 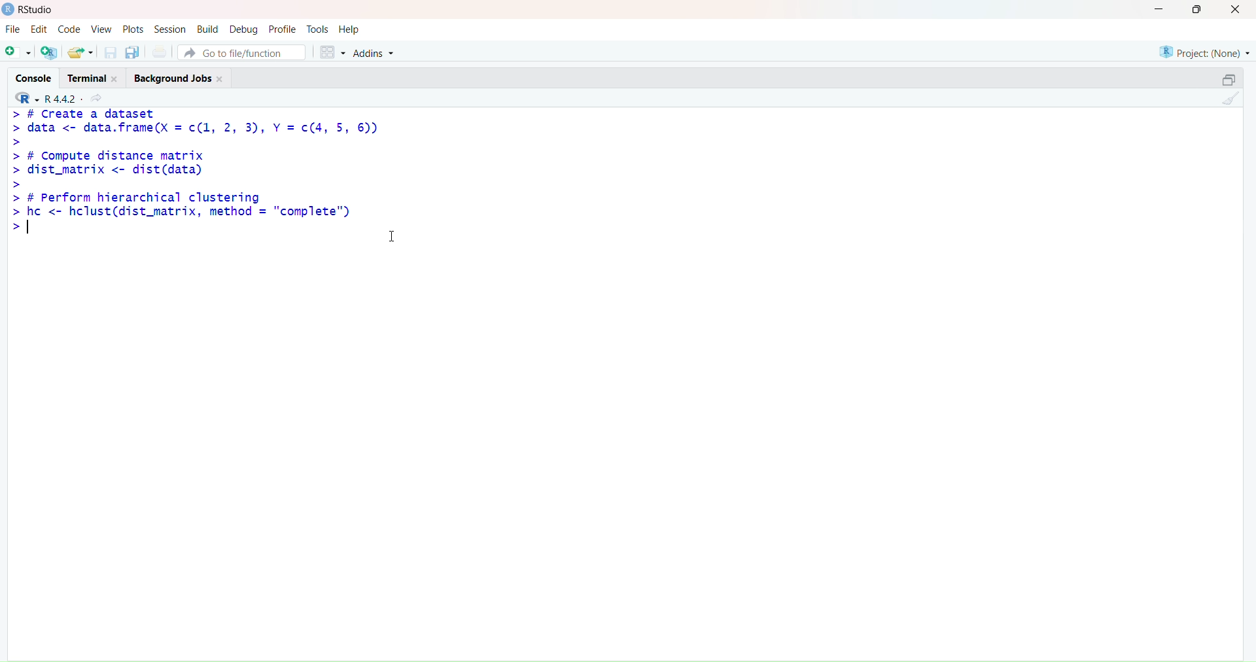 I want to click on Go to file/function, so click(x=246, y=51).